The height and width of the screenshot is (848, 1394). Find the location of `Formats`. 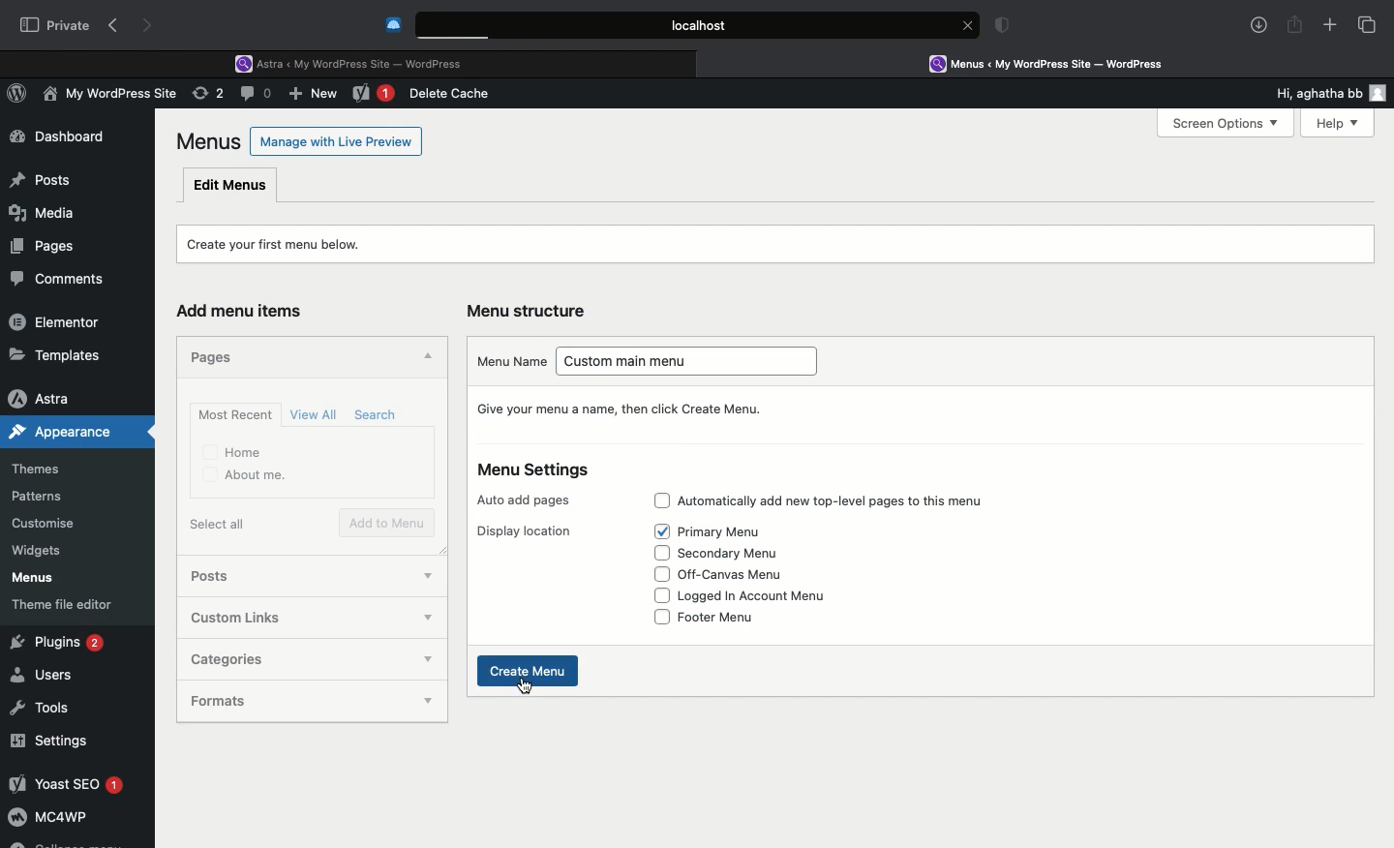

Formats is located at coordinates (279, 700).